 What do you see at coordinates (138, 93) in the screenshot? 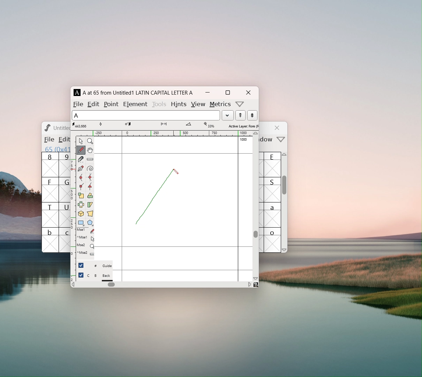
I see `A at 65 from Untitled1 LATIN CAPITAL LETTER A` at bounding box center [138, 93].